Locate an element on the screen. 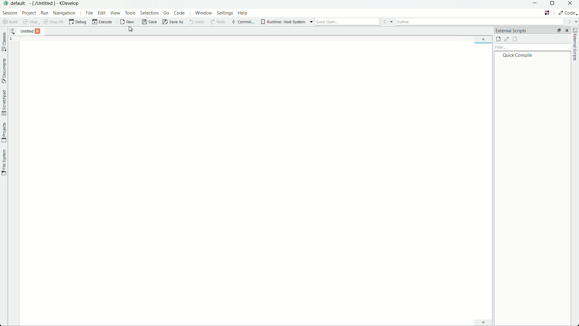  build is located at coordinates (10, 22).